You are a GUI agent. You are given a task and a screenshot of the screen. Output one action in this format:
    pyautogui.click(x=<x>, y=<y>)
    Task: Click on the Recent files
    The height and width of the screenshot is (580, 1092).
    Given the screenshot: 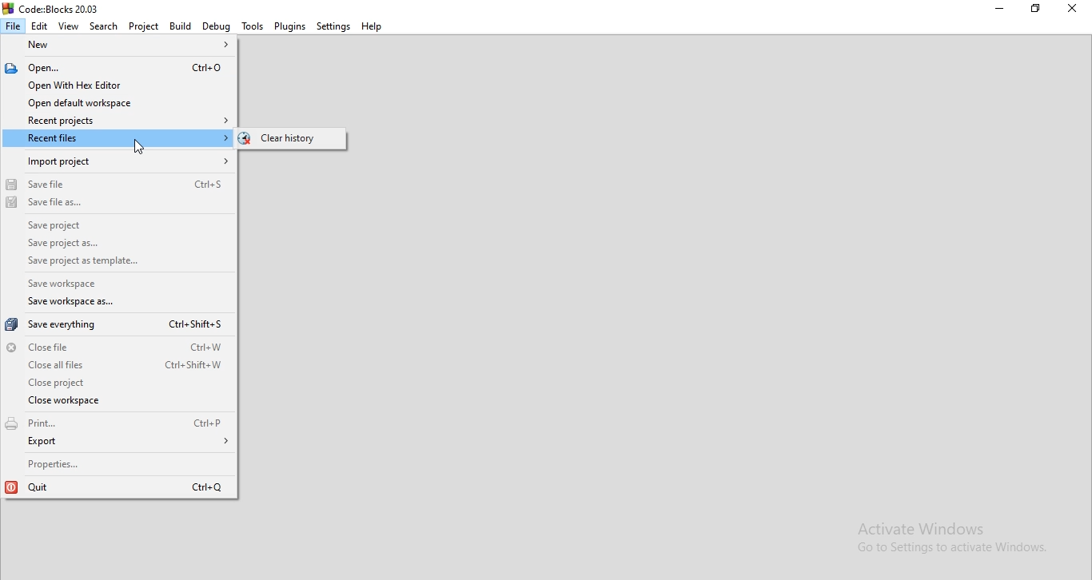 What is the action you would take?
    pyautogui.click(x=117, y=138)
    